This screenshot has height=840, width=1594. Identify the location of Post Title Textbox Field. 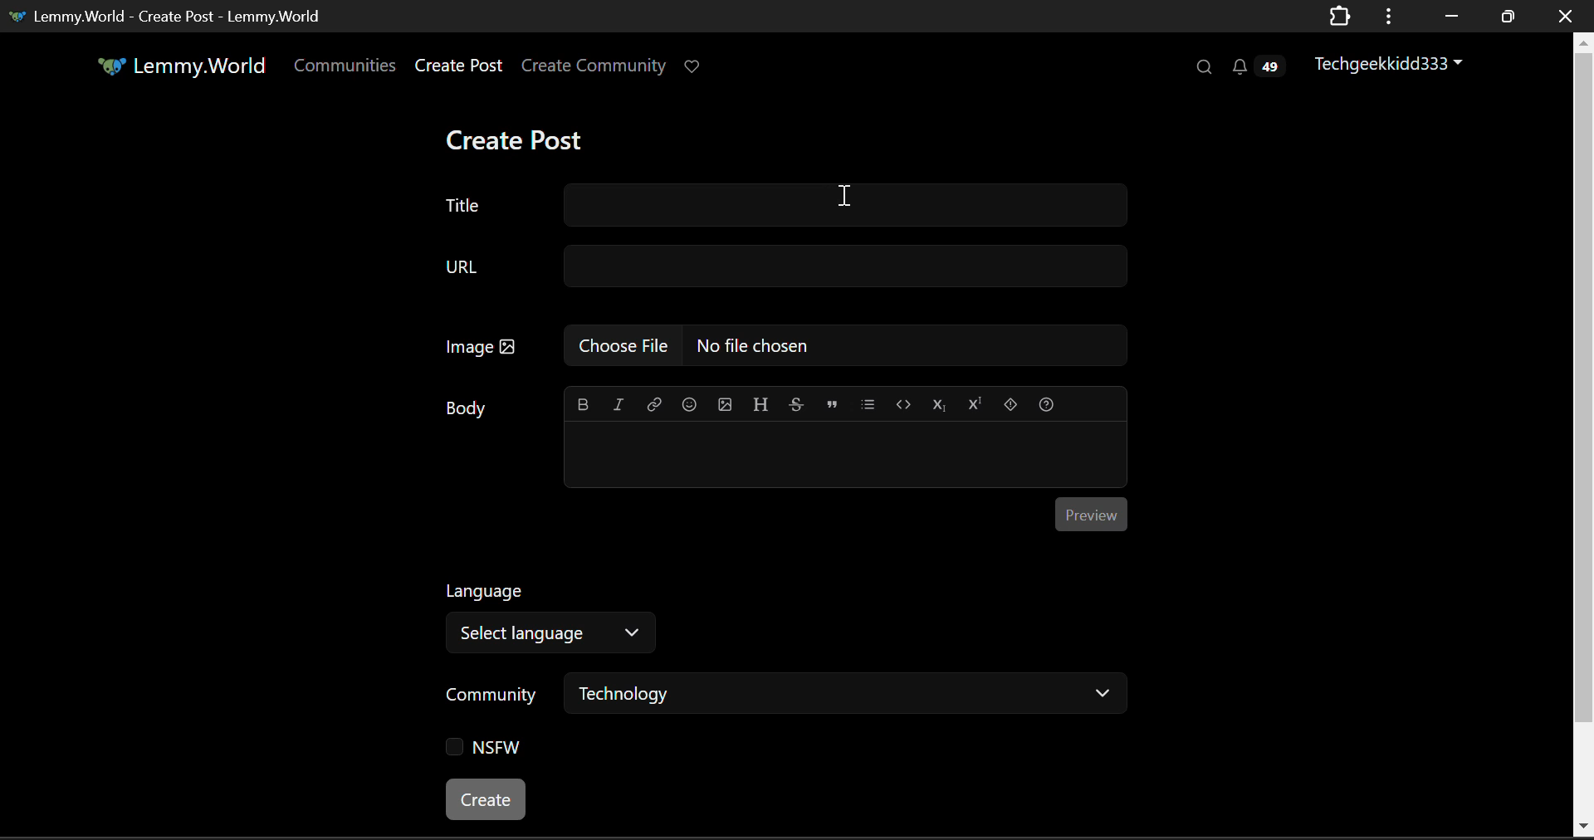
(773, 206).